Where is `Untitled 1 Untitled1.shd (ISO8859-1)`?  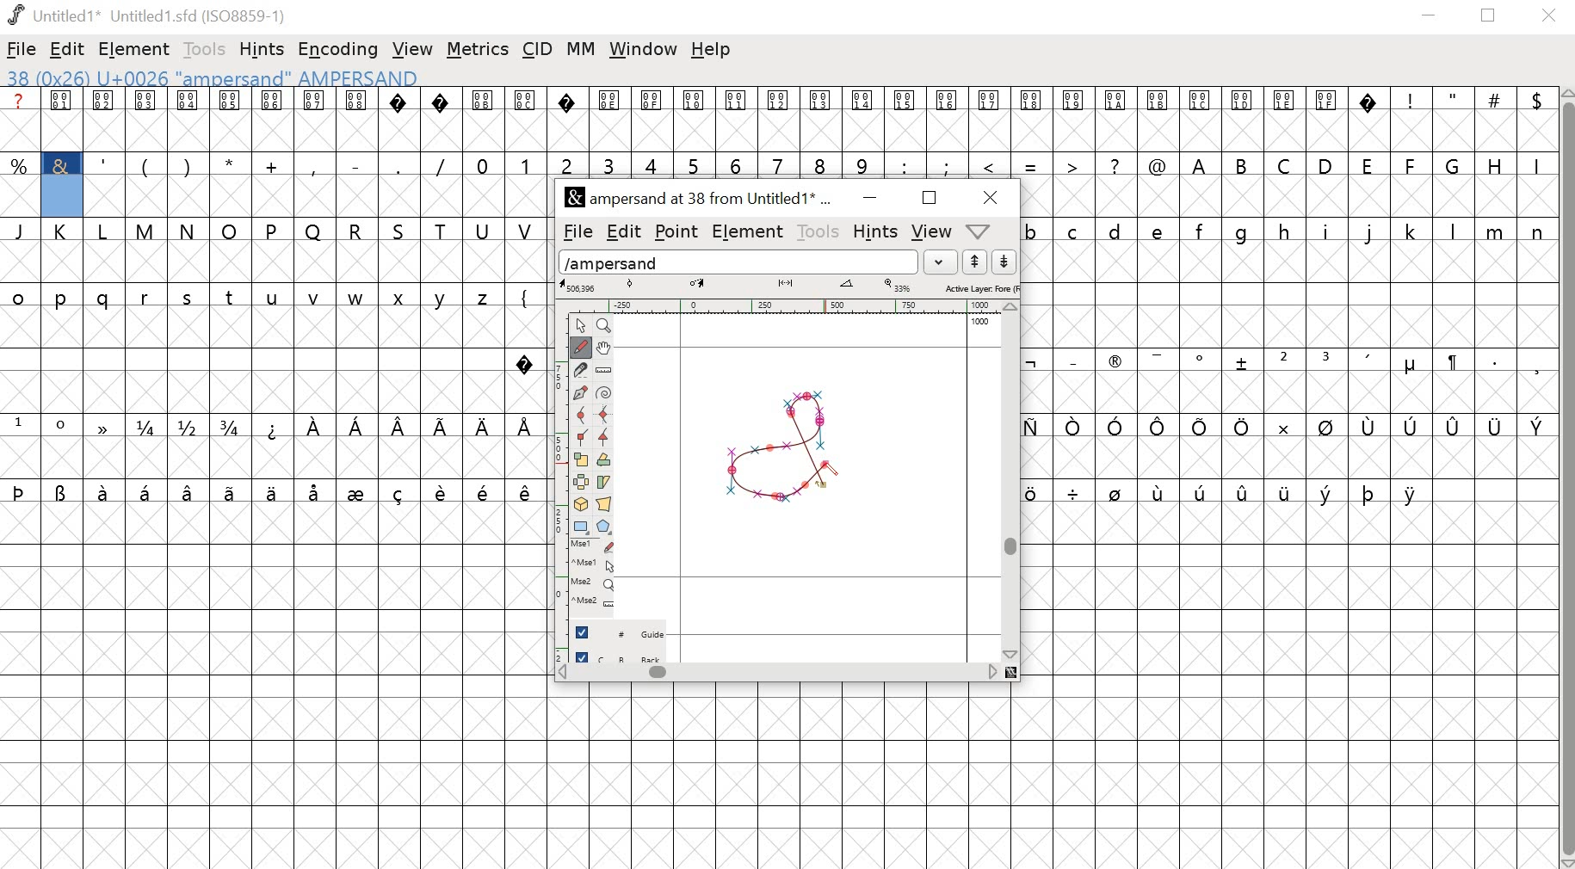
Untitled 1 Untitled1.shd (ISO8859-1) is located at coordinates (142, 14).